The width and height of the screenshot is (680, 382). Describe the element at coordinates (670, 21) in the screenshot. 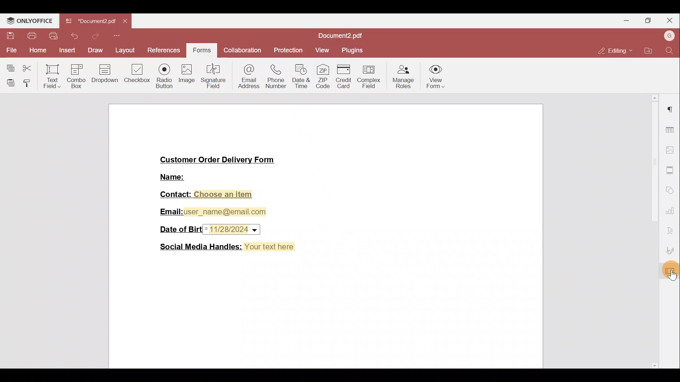

I see `Close` at that location.